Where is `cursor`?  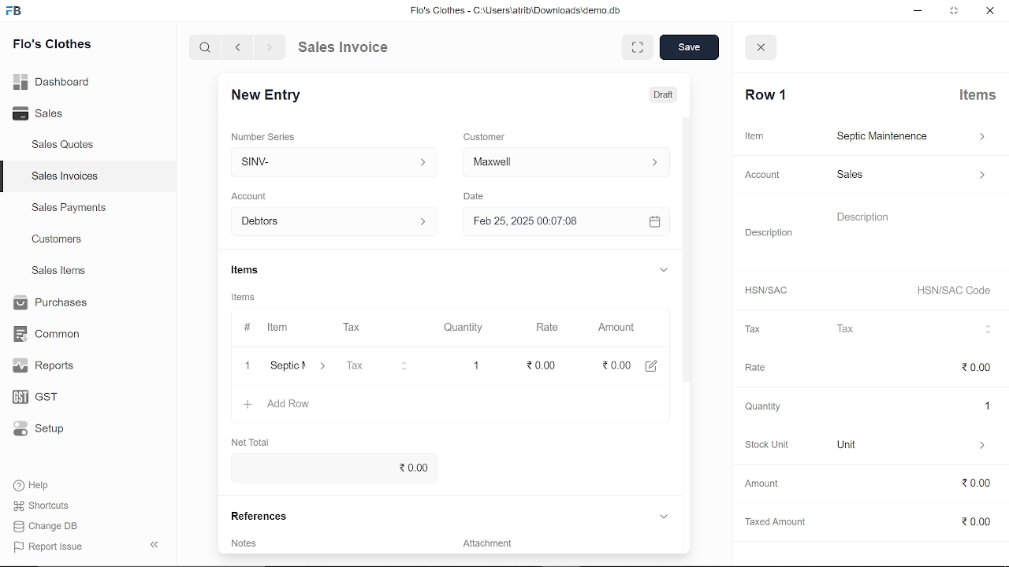 cursor is located at coordinates (980, 369).